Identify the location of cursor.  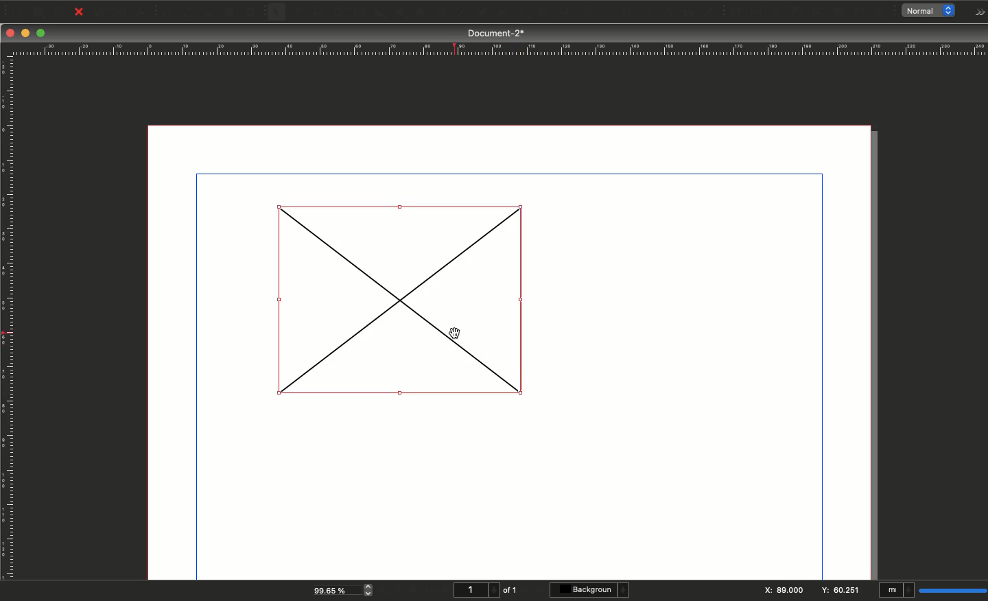
(456, 333).